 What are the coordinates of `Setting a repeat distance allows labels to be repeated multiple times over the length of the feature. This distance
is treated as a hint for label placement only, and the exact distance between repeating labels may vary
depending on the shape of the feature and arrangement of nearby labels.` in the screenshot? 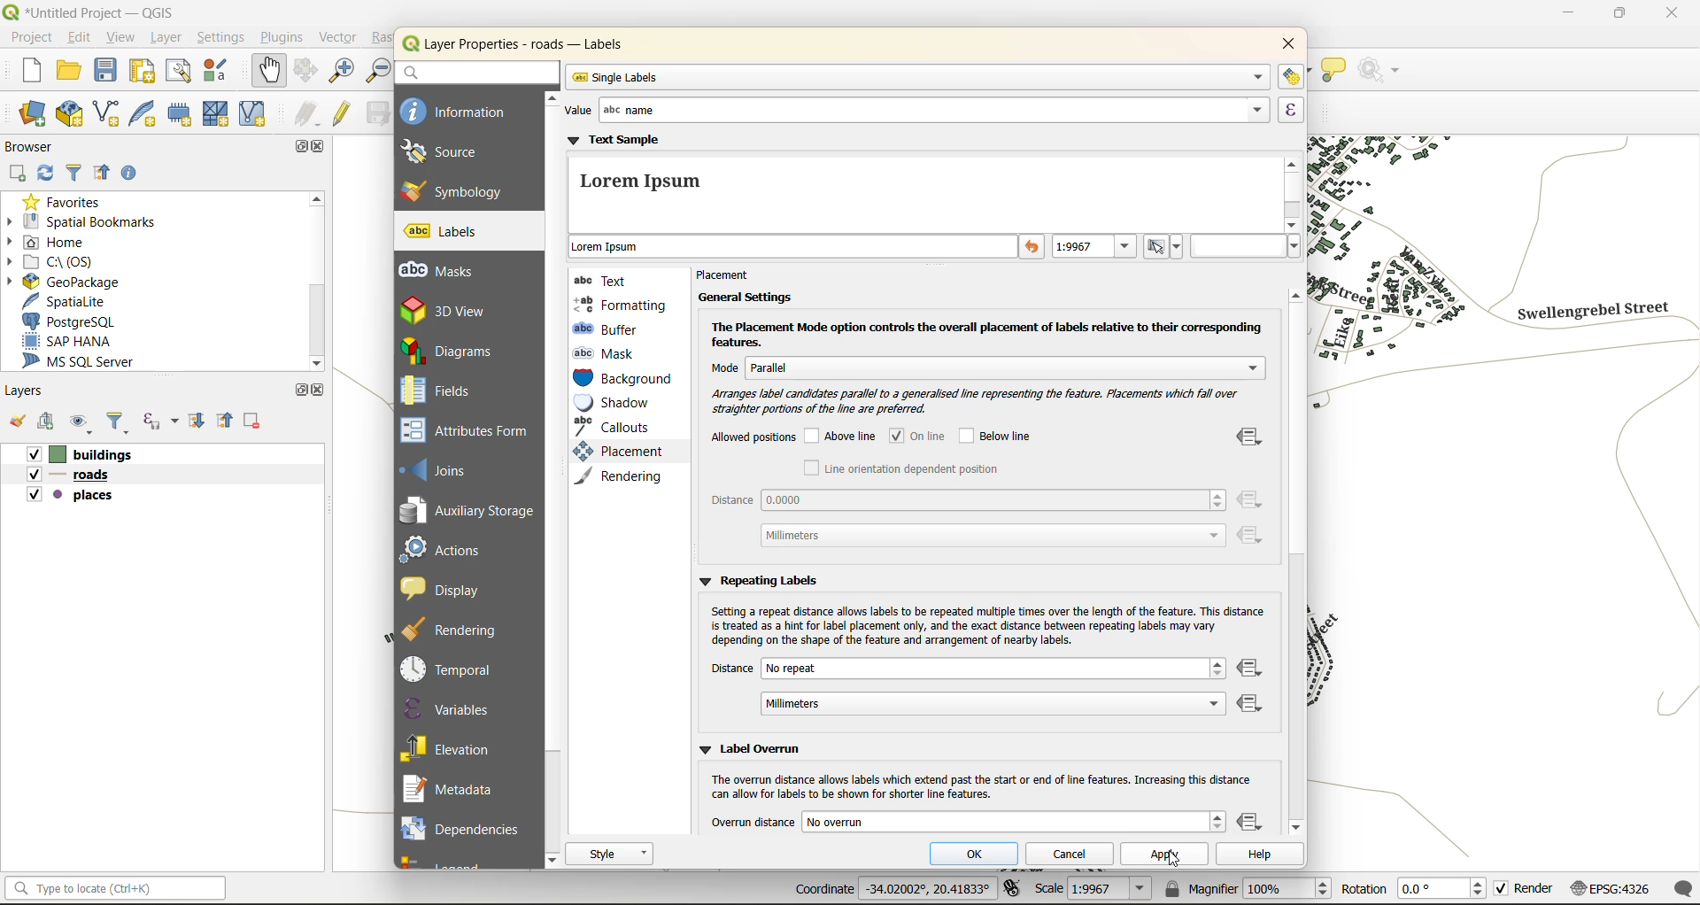 It's located at (987, 626).